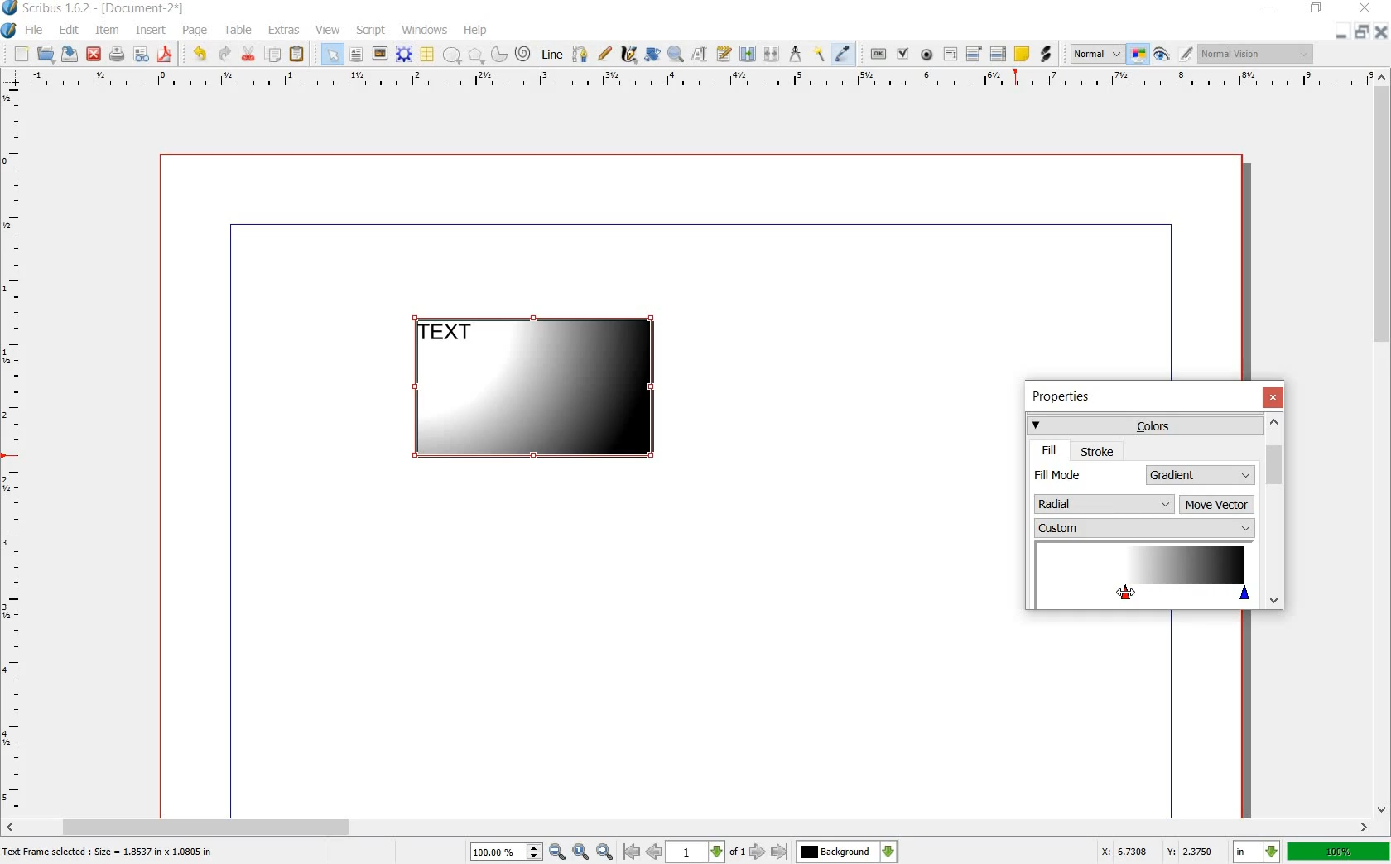  I want to click on stroke, so click(1098, 451).